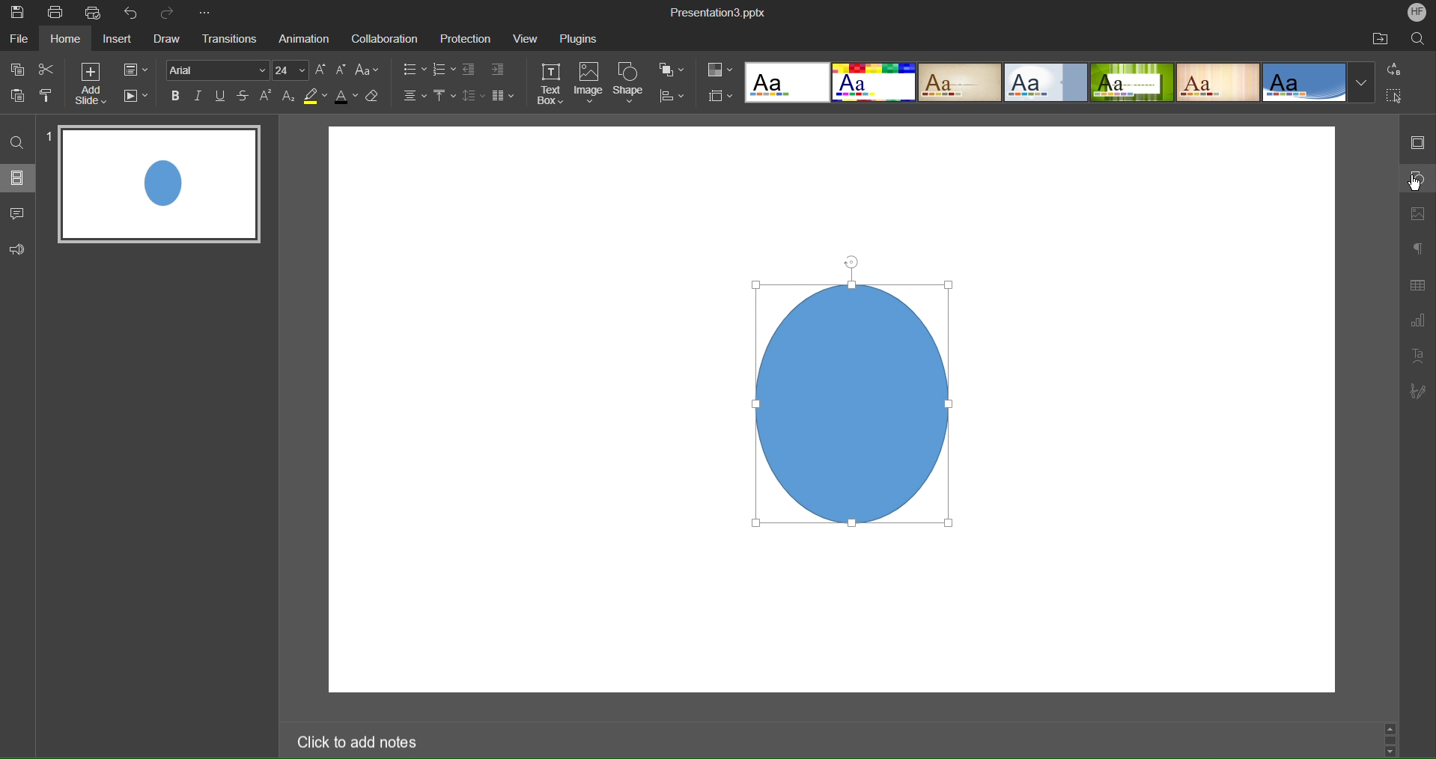 The image size is (1436, 759). What do you see at coordinates (1417, 178) in the screenshot?
I see `Shape Settings` at bounding box center [1417, 178].